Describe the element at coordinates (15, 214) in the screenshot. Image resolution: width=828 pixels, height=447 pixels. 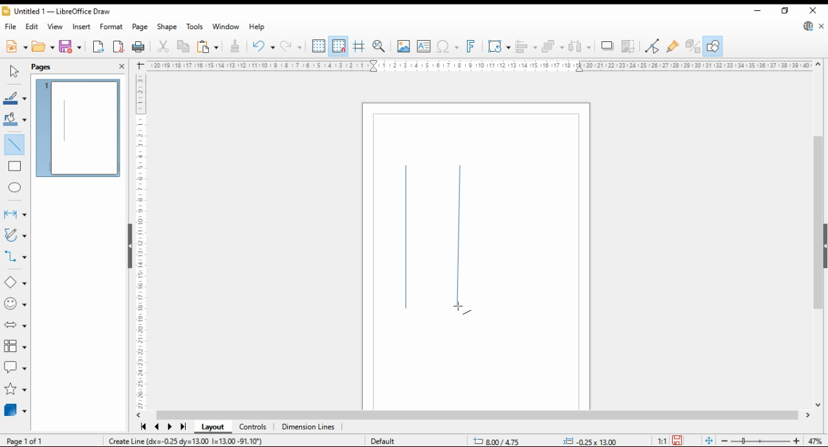
I see `lines and arrows` at that location.